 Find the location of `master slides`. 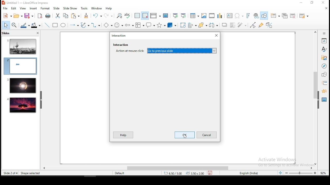

master slides is located at coordinates (325, 99).